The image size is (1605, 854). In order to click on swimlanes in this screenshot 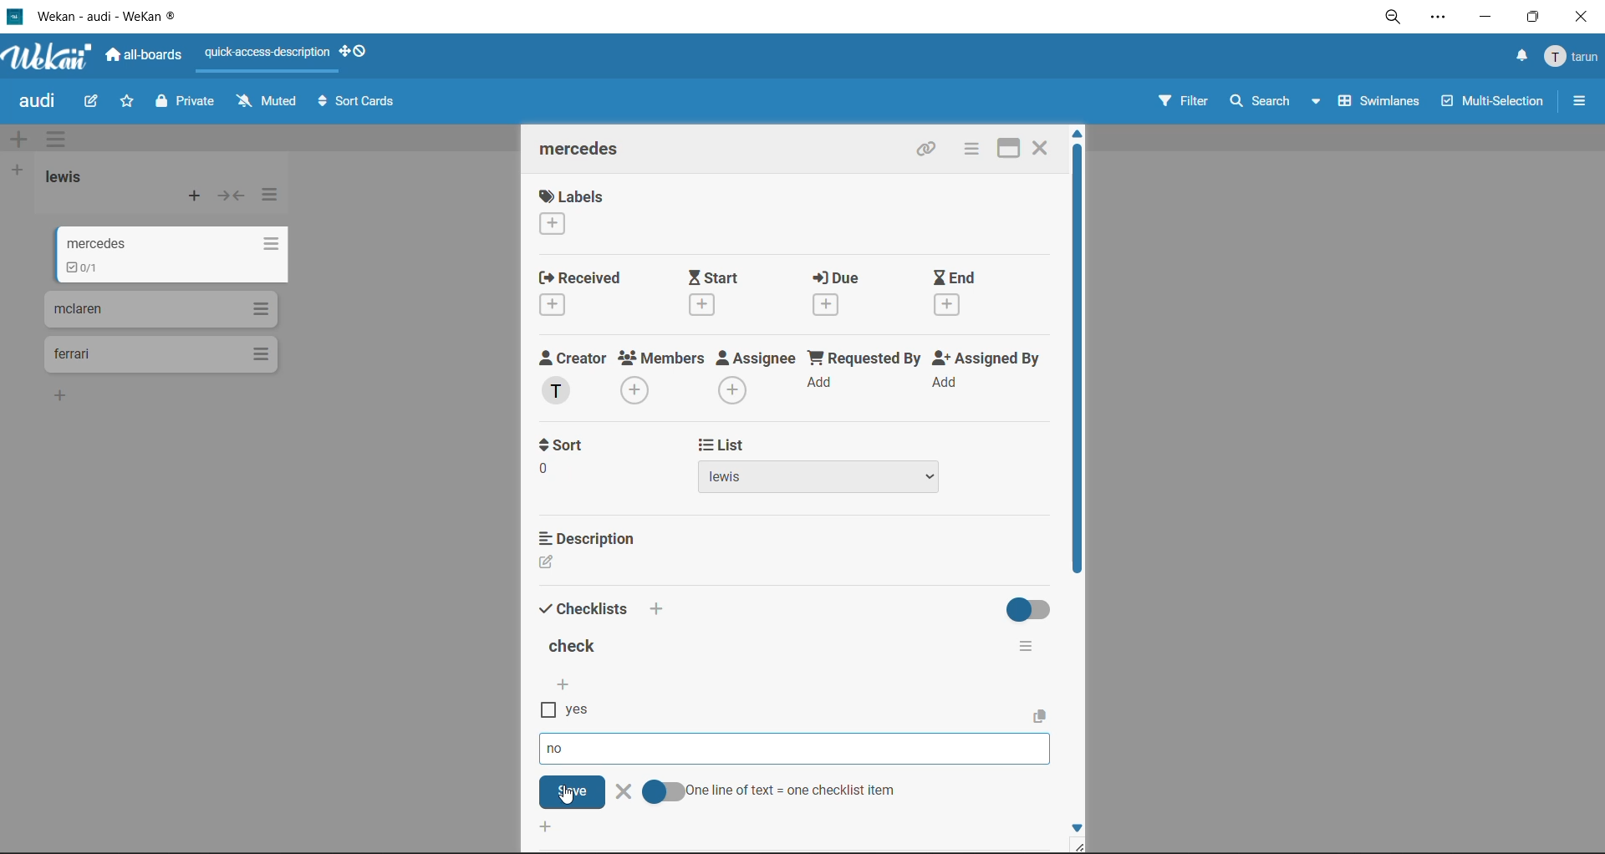, I will do `click(1382, 104)`.